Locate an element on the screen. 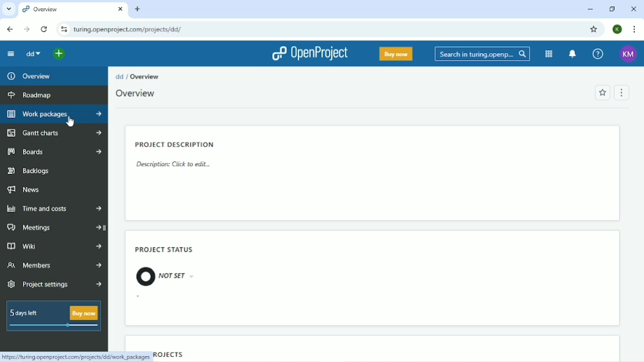 The height and width of the screenshot is (362, 644). Account is located at coordinates (629, 54).